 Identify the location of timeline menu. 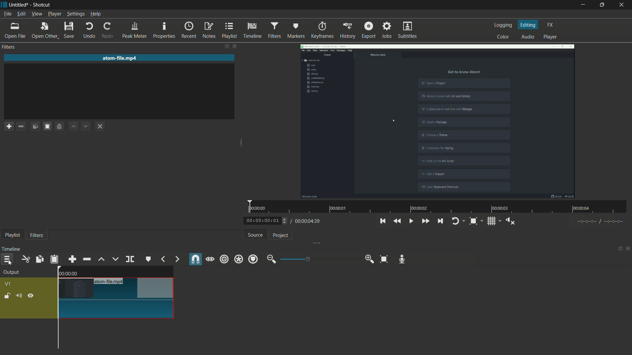
(7, 259).